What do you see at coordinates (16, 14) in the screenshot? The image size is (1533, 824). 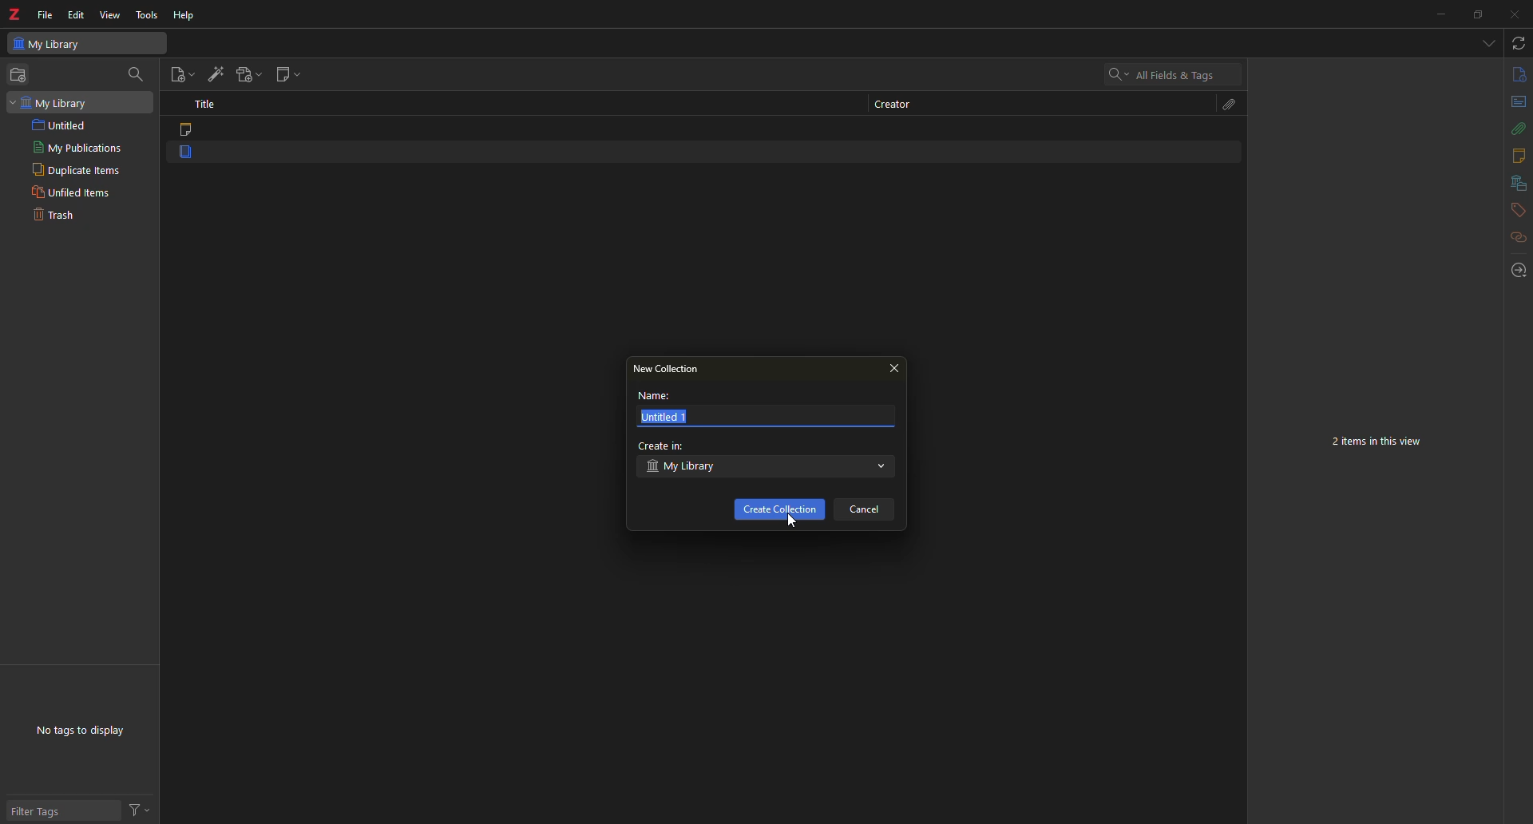 I see `z` at bounding box center [16, 14].